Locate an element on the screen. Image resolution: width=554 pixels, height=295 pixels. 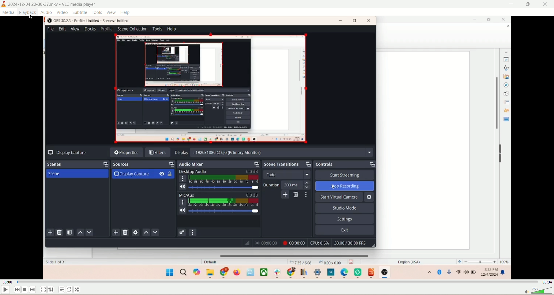
extended settings is located at coordinates (51, 290).